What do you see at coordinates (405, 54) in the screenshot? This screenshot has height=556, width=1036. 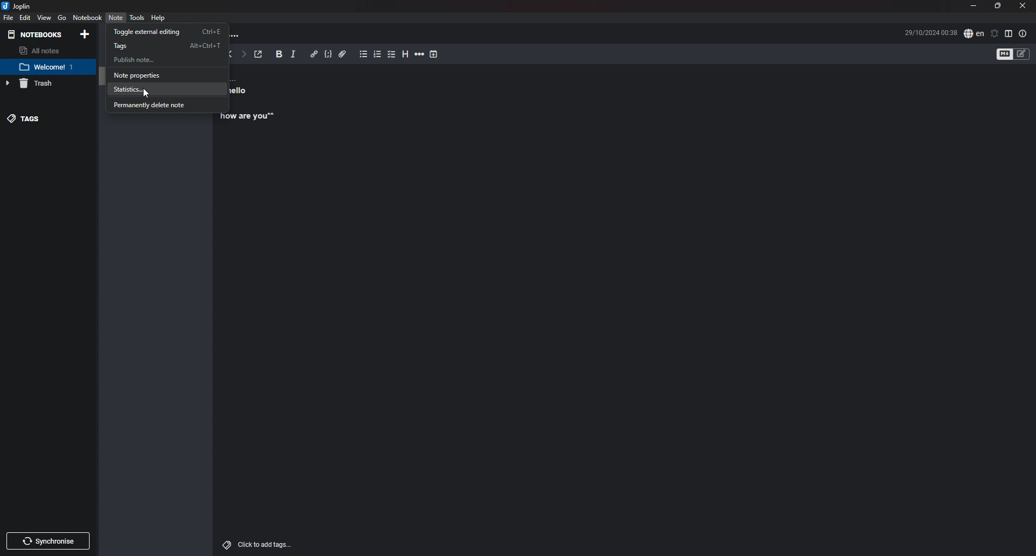 I see `heading` at bounding box center [405, 54].